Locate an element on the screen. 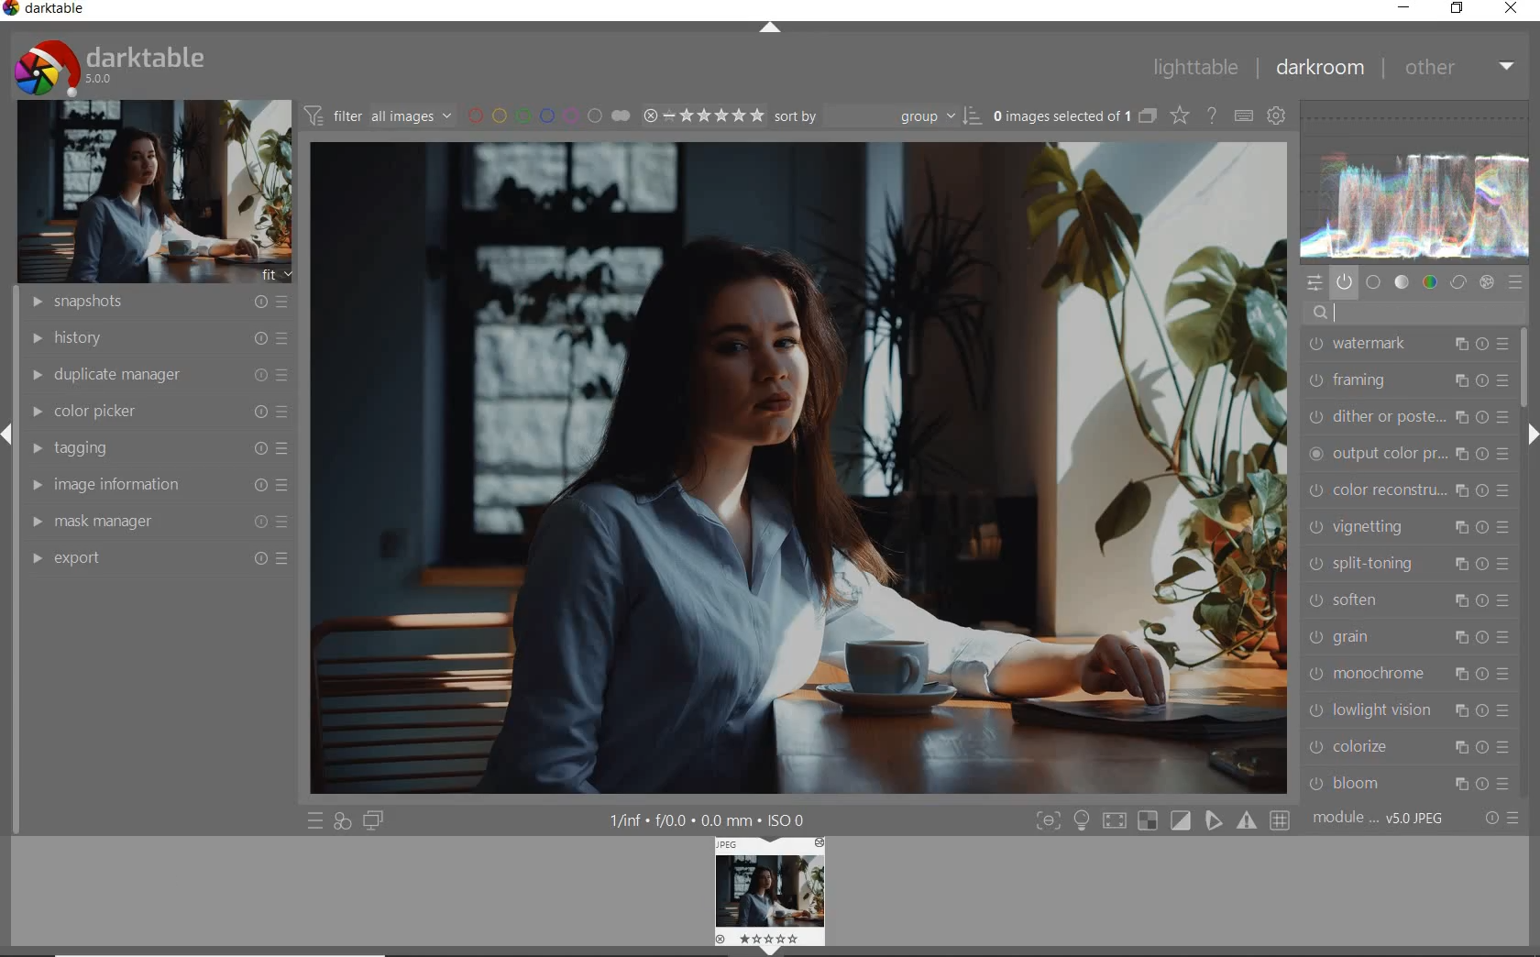 The width and height of the screenshot is (1540, 957). image information is located at coordinates (158, 485).